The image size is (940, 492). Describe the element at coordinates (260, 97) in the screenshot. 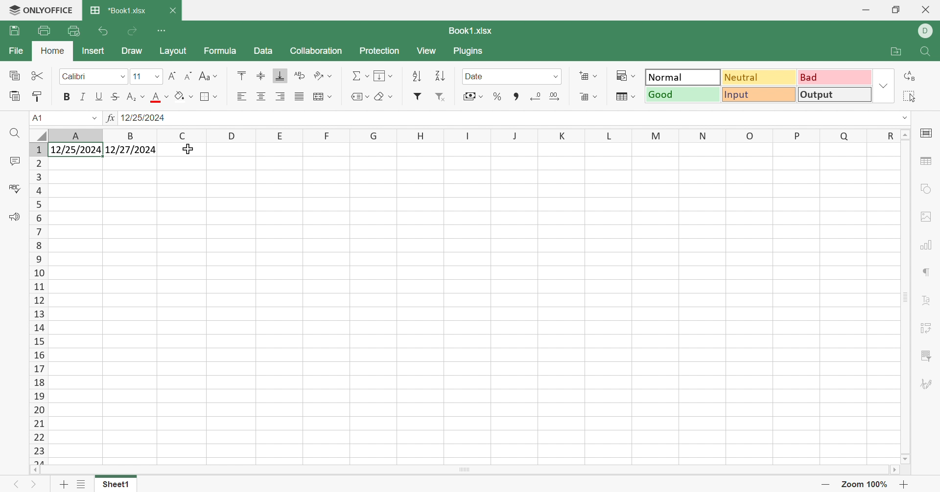

I see `Align center` at that location.